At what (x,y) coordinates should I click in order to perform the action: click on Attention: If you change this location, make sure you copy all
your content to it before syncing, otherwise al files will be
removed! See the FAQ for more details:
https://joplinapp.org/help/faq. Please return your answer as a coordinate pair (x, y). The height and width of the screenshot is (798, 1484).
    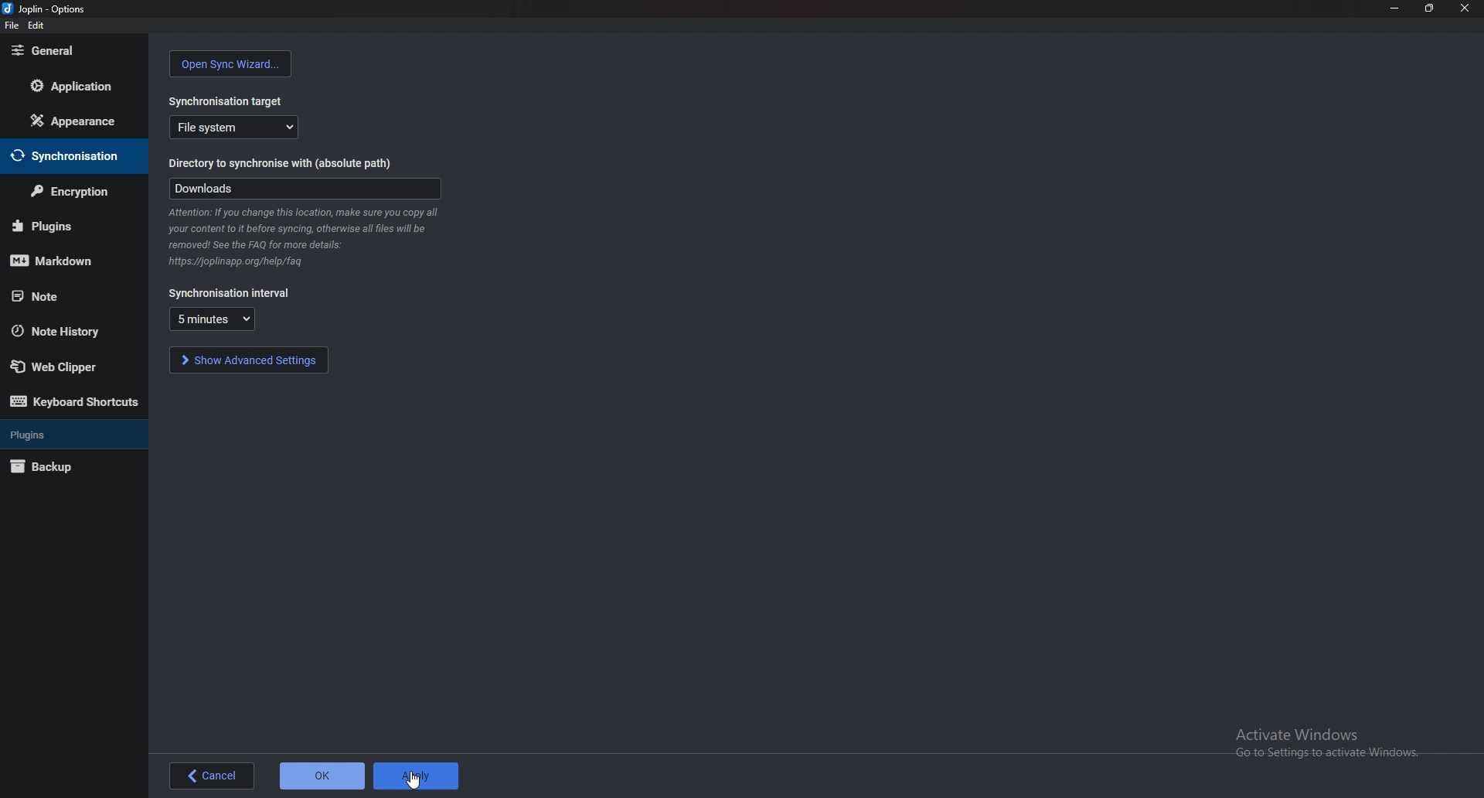
    Looking at the image, I should click on (305, 238).